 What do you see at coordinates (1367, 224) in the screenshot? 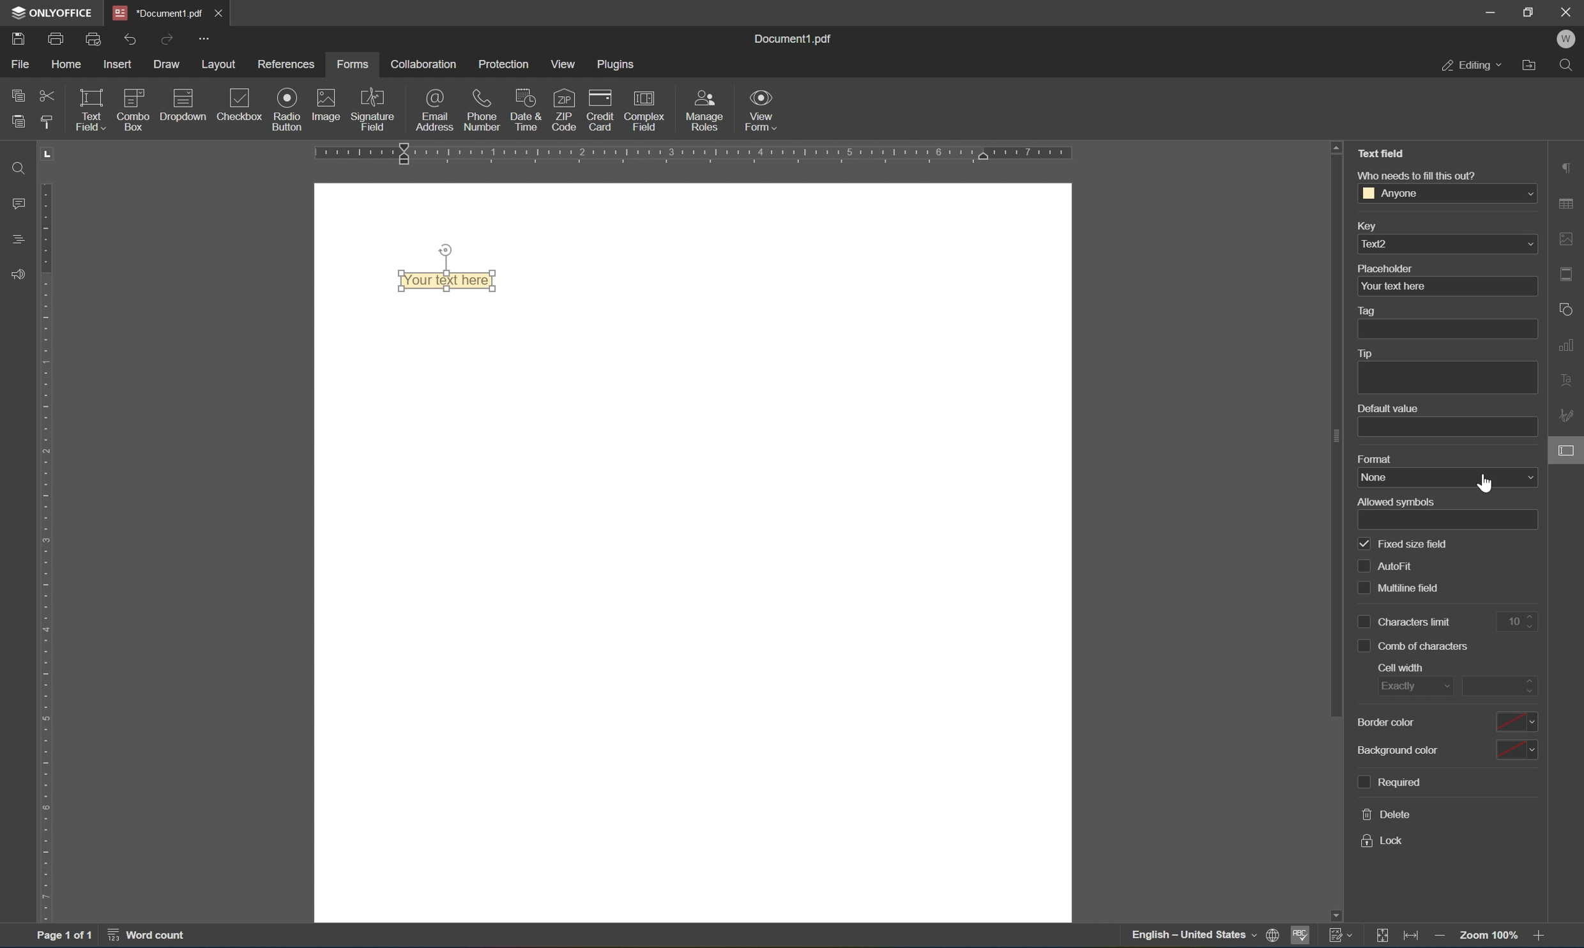
I see `key` at bounding box center [1367, 224].